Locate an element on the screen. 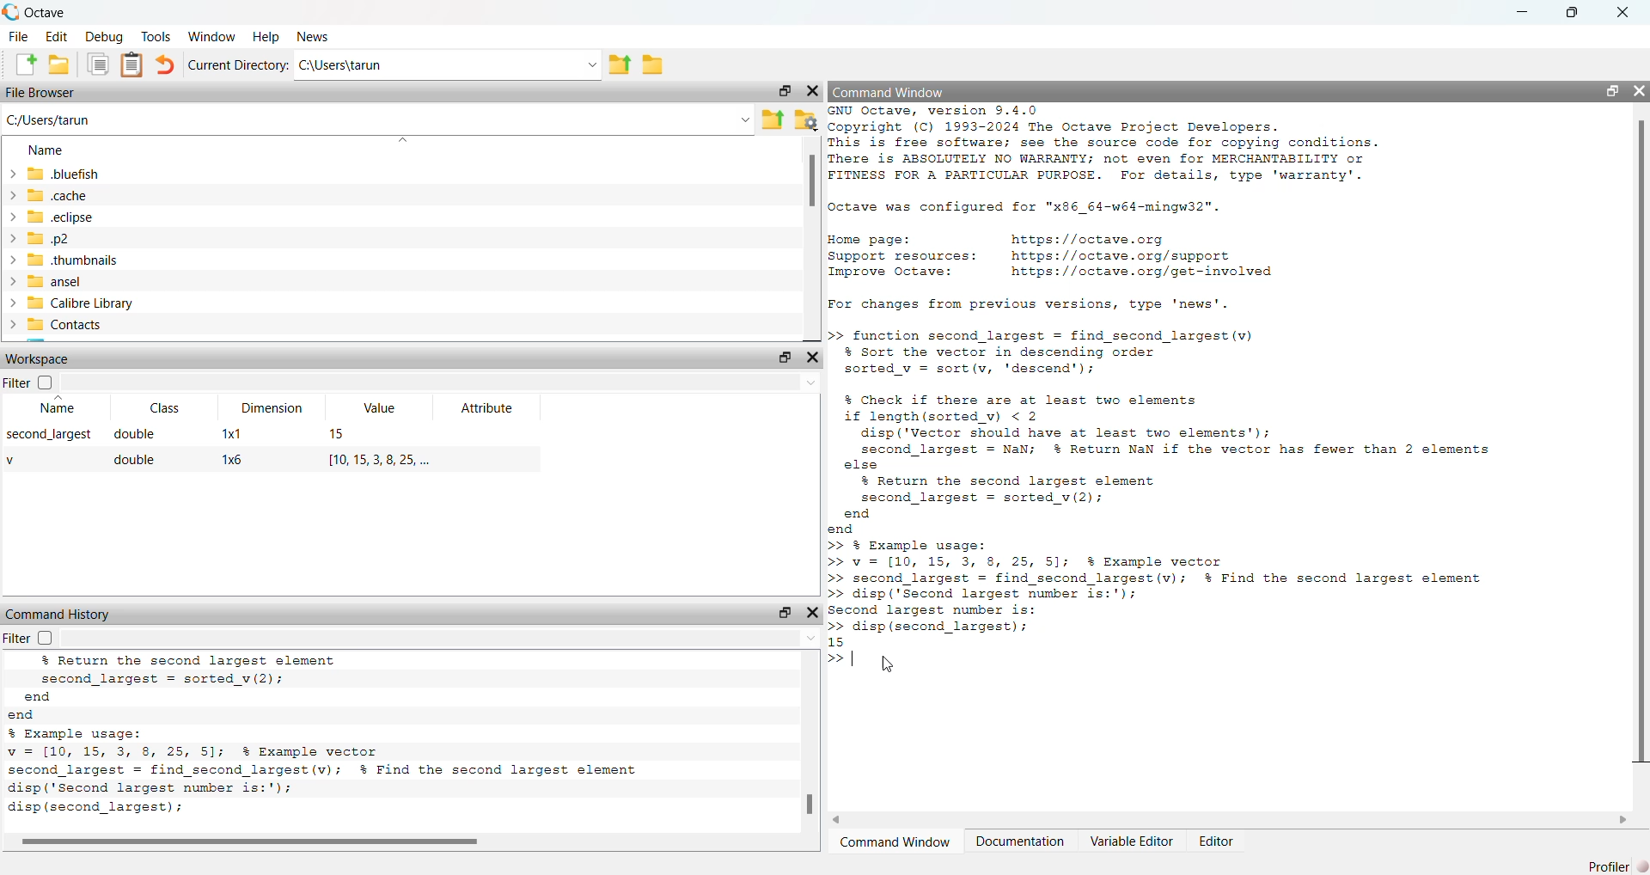 Image resolution: width=1650 pixels, height=875 pixels. maximize is located at coordinates (1574, 13).